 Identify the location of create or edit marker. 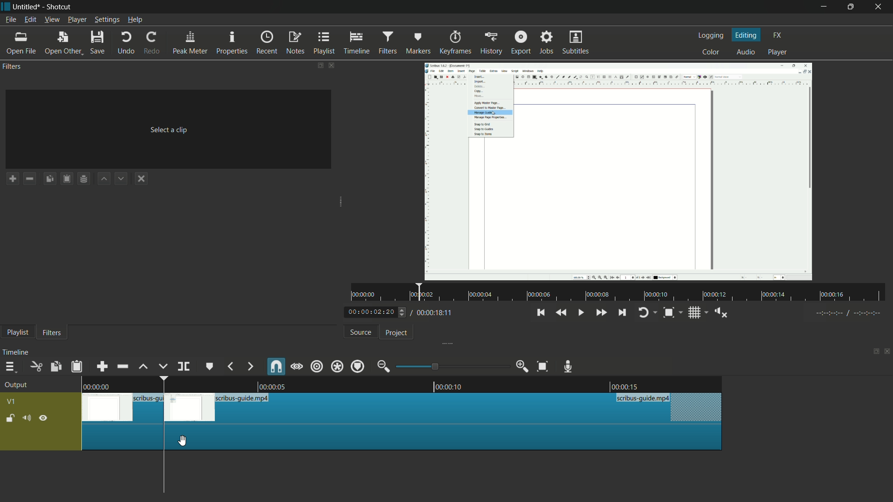
(211, 366).